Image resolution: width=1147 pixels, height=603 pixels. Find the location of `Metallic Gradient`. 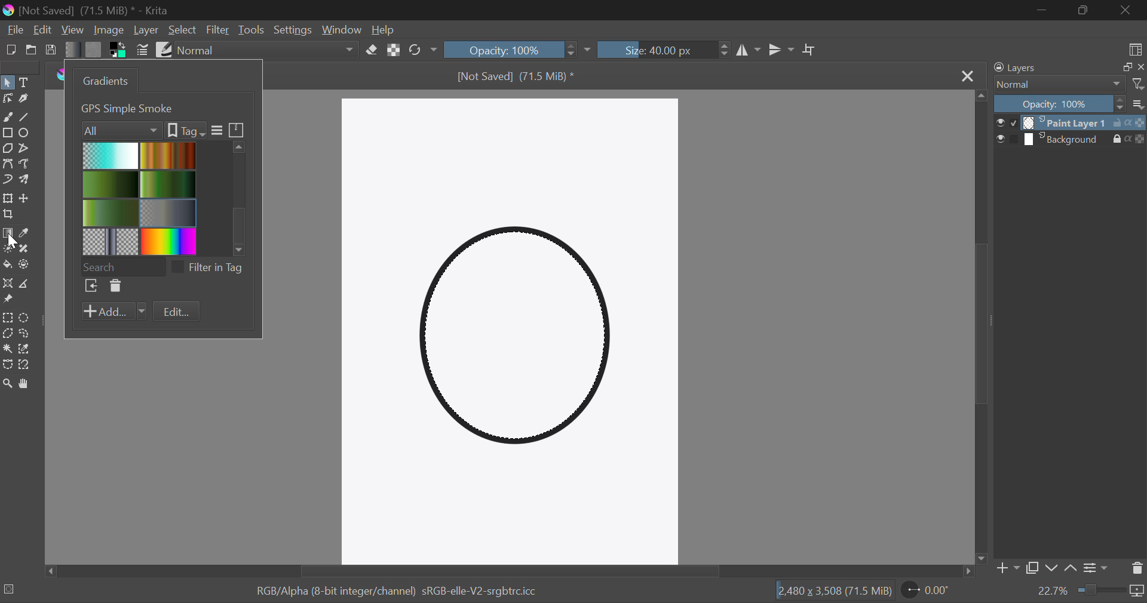

Metallic Gradient is located at coordinates (171, 213).